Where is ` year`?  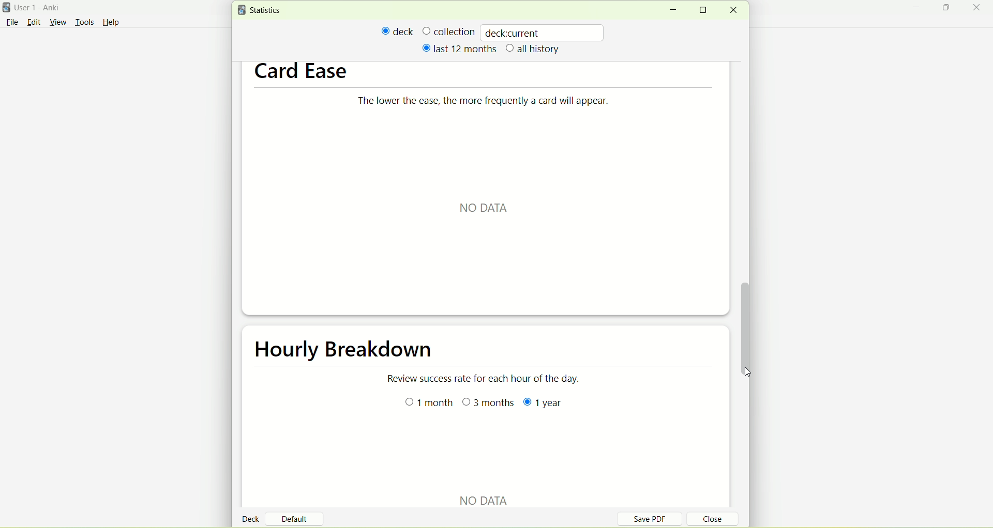
 year is located at coordinates (546, 405).